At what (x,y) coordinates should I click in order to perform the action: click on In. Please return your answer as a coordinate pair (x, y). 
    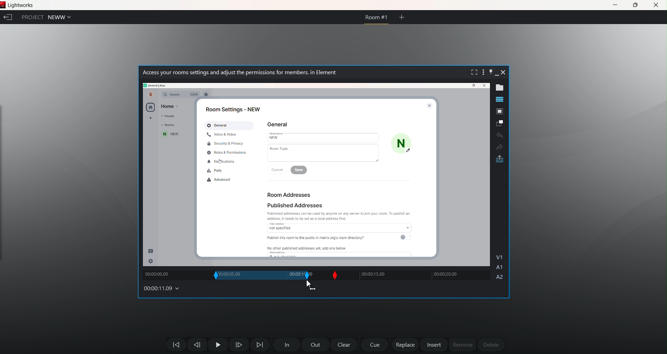
    Looking at the image, I should click on (286, 344).